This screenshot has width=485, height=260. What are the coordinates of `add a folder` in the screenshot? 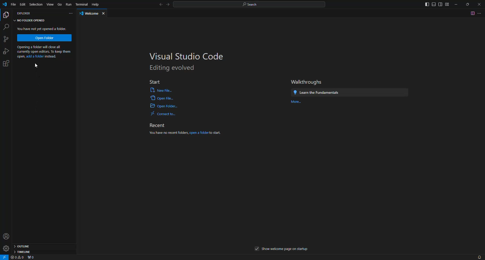 It's located at (35, 57).